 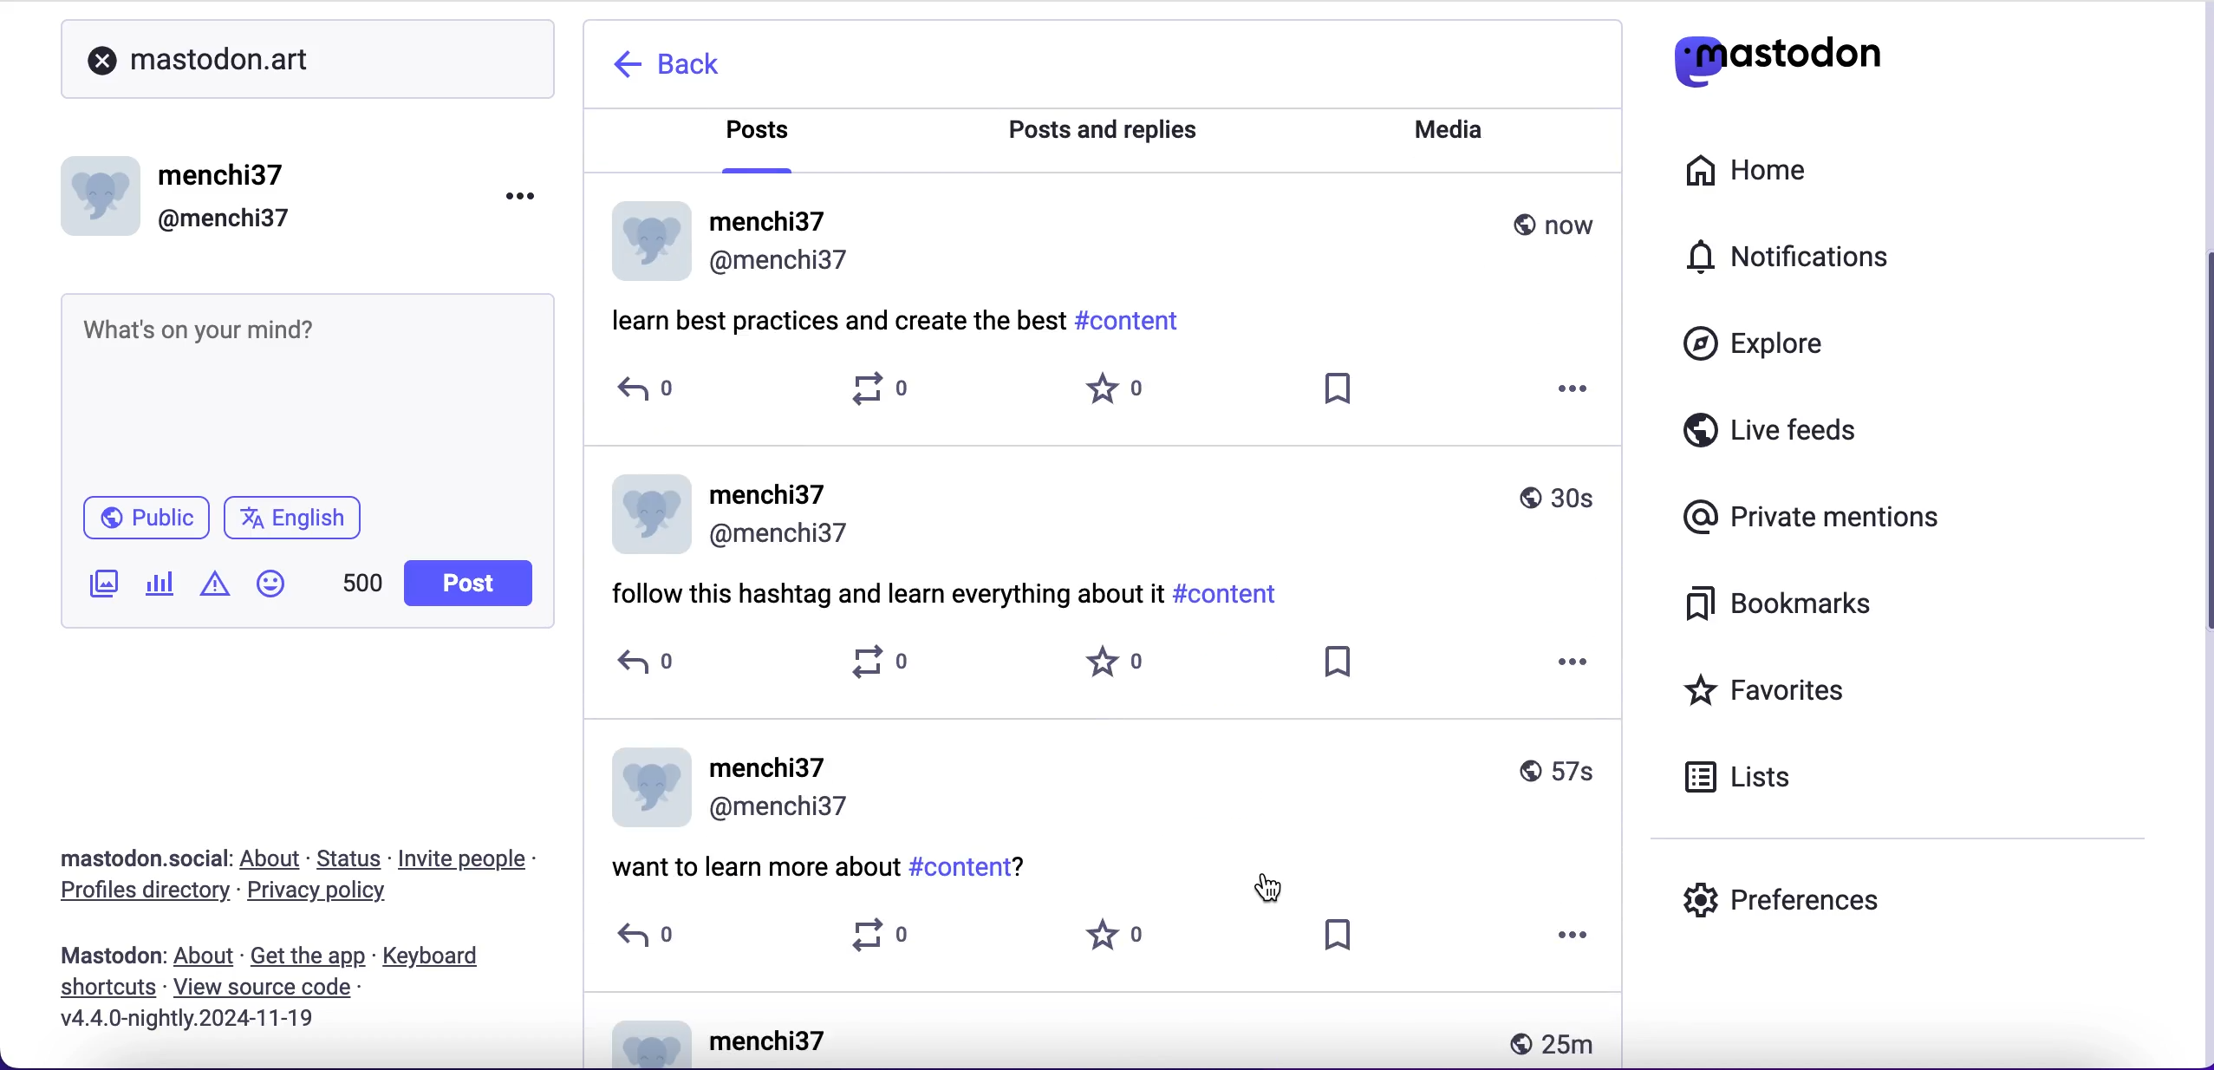 What do you see at coordinates (104, 986) in the screenshot?
I see `shortcuts` at bounding box center [104, 986].